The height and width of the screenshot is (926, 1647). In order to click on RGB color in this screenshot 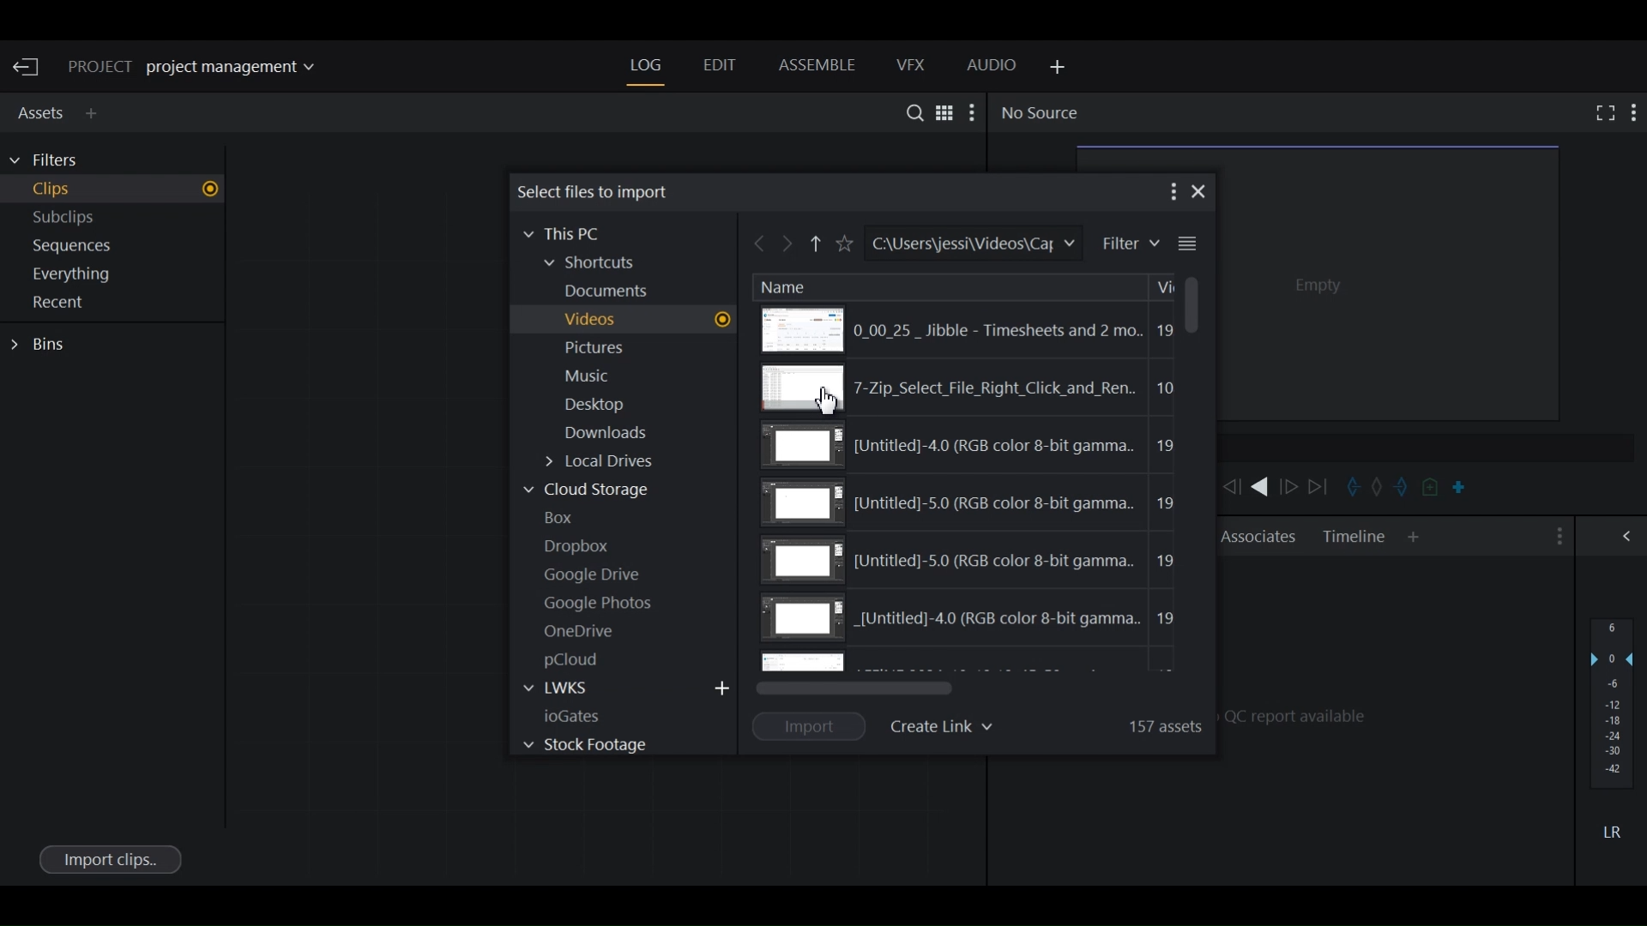, I will do `click(973, 503)`.